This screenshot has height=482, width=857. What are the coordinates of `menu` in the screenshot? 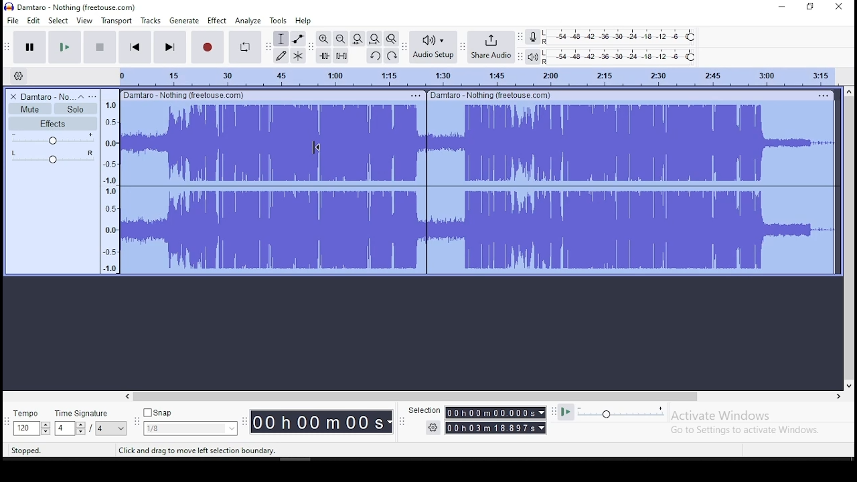 It's located at (111, 428).